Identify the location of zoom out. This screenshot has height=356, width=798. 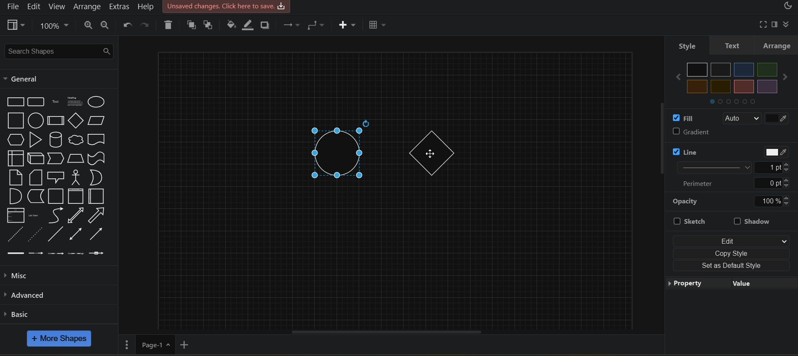
(106, 25).